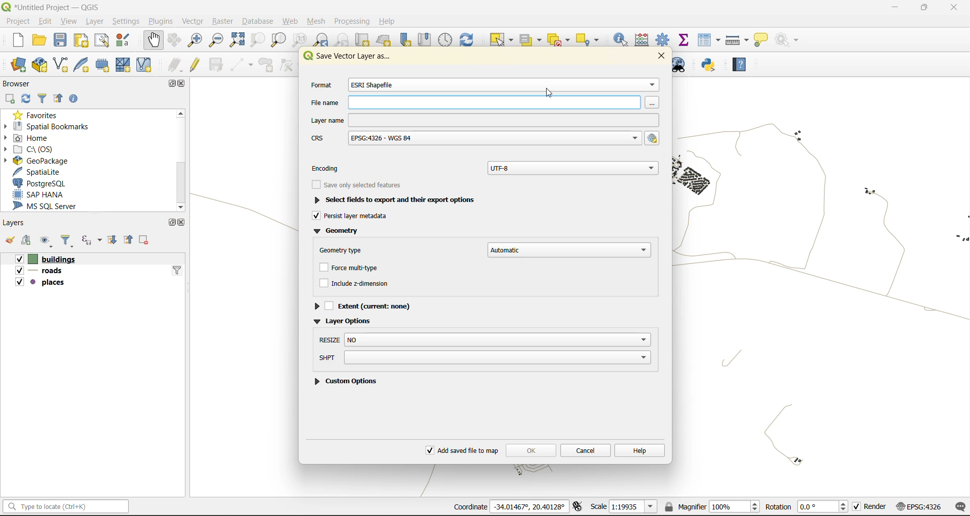 Image resolution: width=970 pixels, height=516 pixels. Describe the element at coordinates (21, 83) in the screenshot. I see `browser` at that location.